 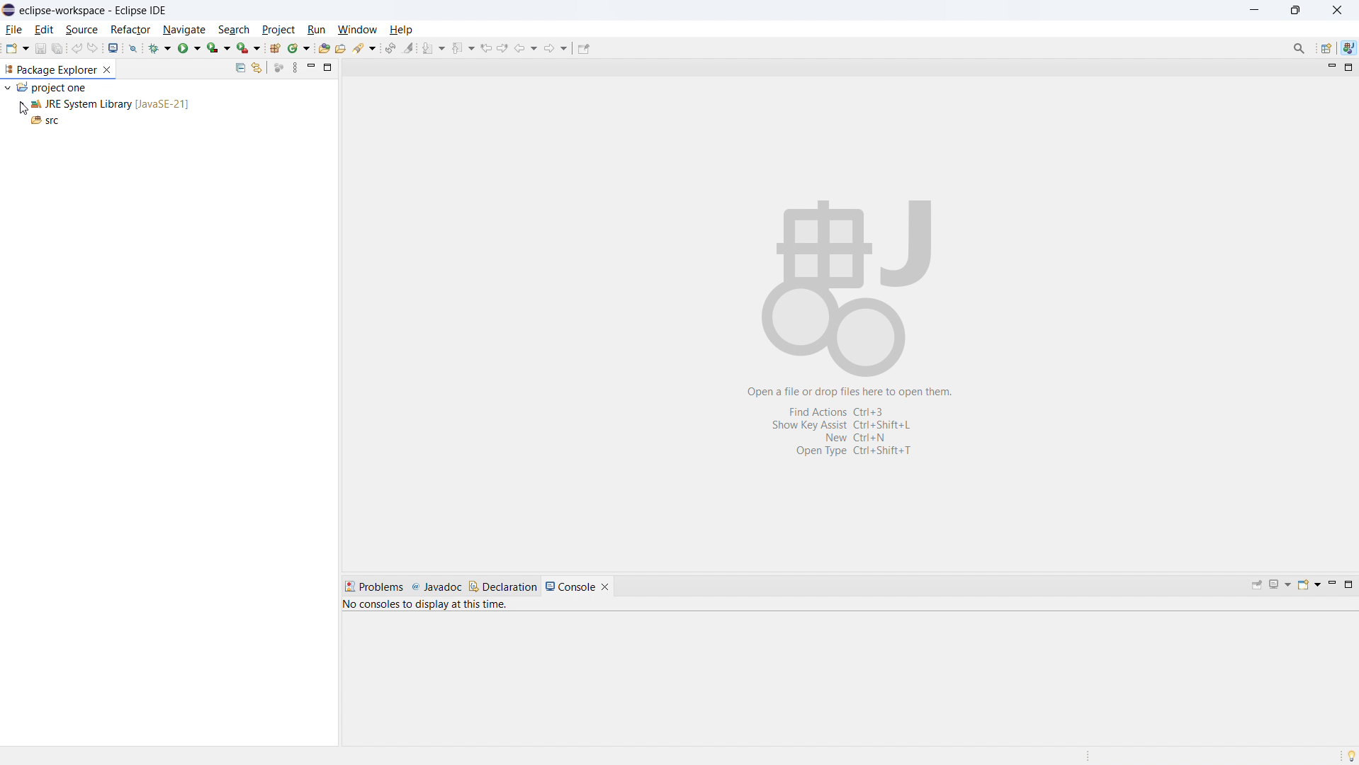 I want to click on project one, so click(x=52, y=89).